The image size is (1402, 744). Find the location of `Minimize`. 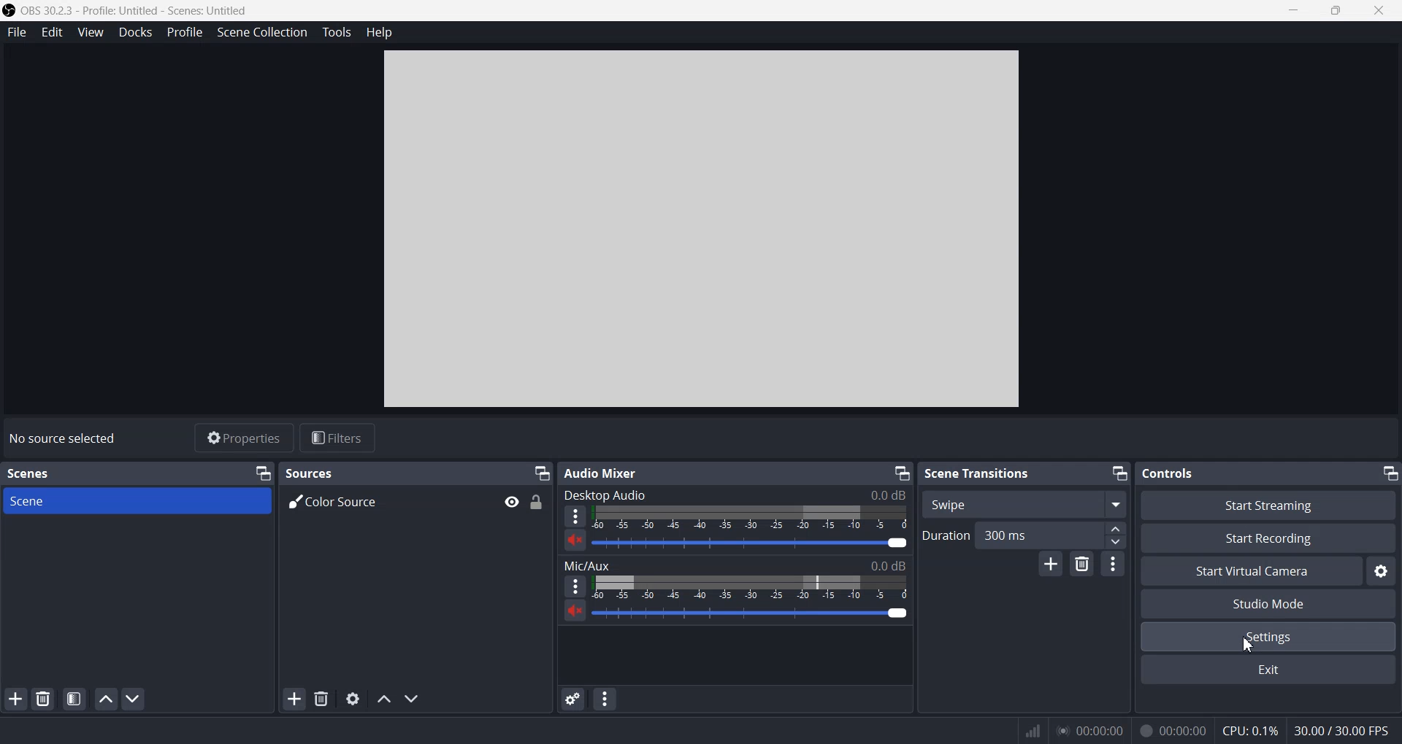

Minimize is located at coordinates (1390, 473).